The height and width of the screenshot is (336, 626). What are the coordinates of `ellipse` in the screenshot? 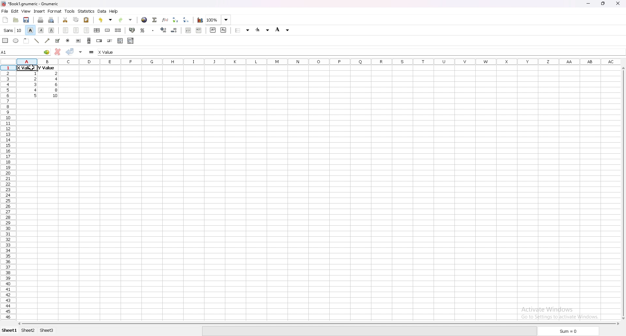 It's located at (16, 40).